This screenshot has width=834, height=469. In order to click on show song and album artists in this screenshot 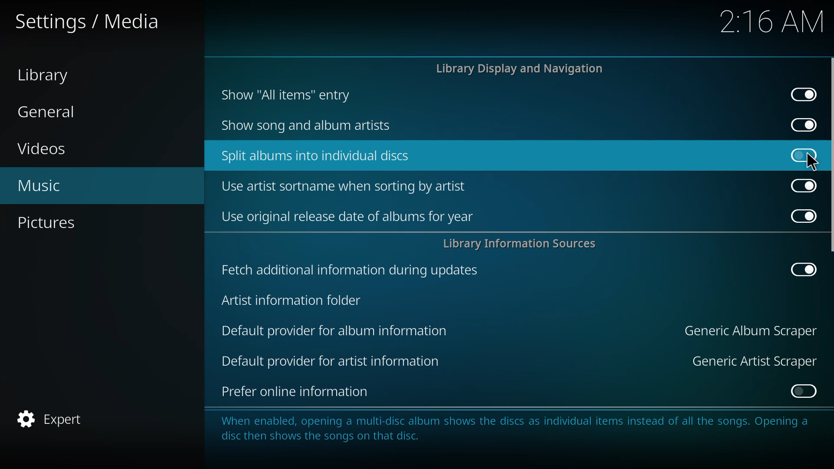, I will do `click(314, 126)`.